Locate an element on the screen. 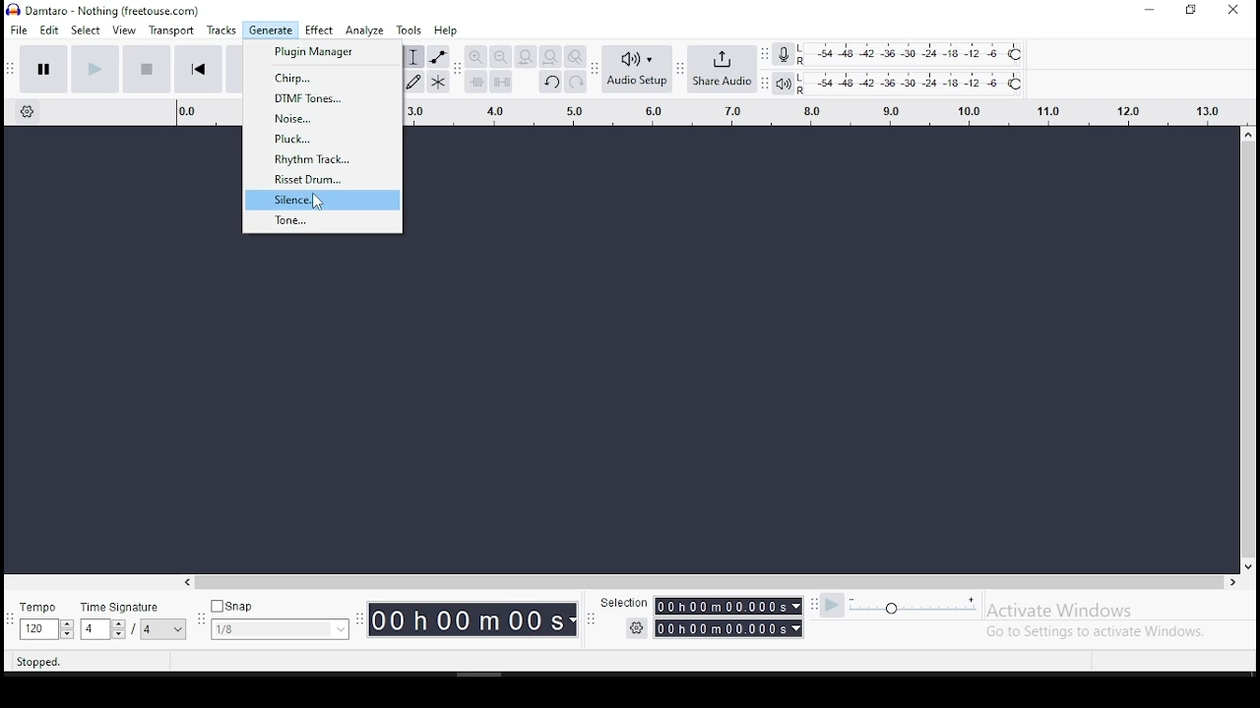  close window is located at coordinates (1235, 10).